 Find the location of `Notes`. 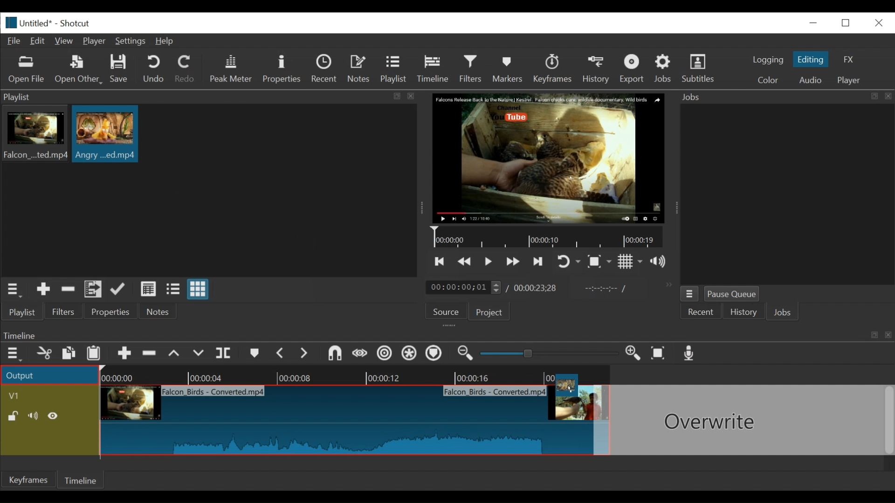

Notes is located at coordinates (360, 69).